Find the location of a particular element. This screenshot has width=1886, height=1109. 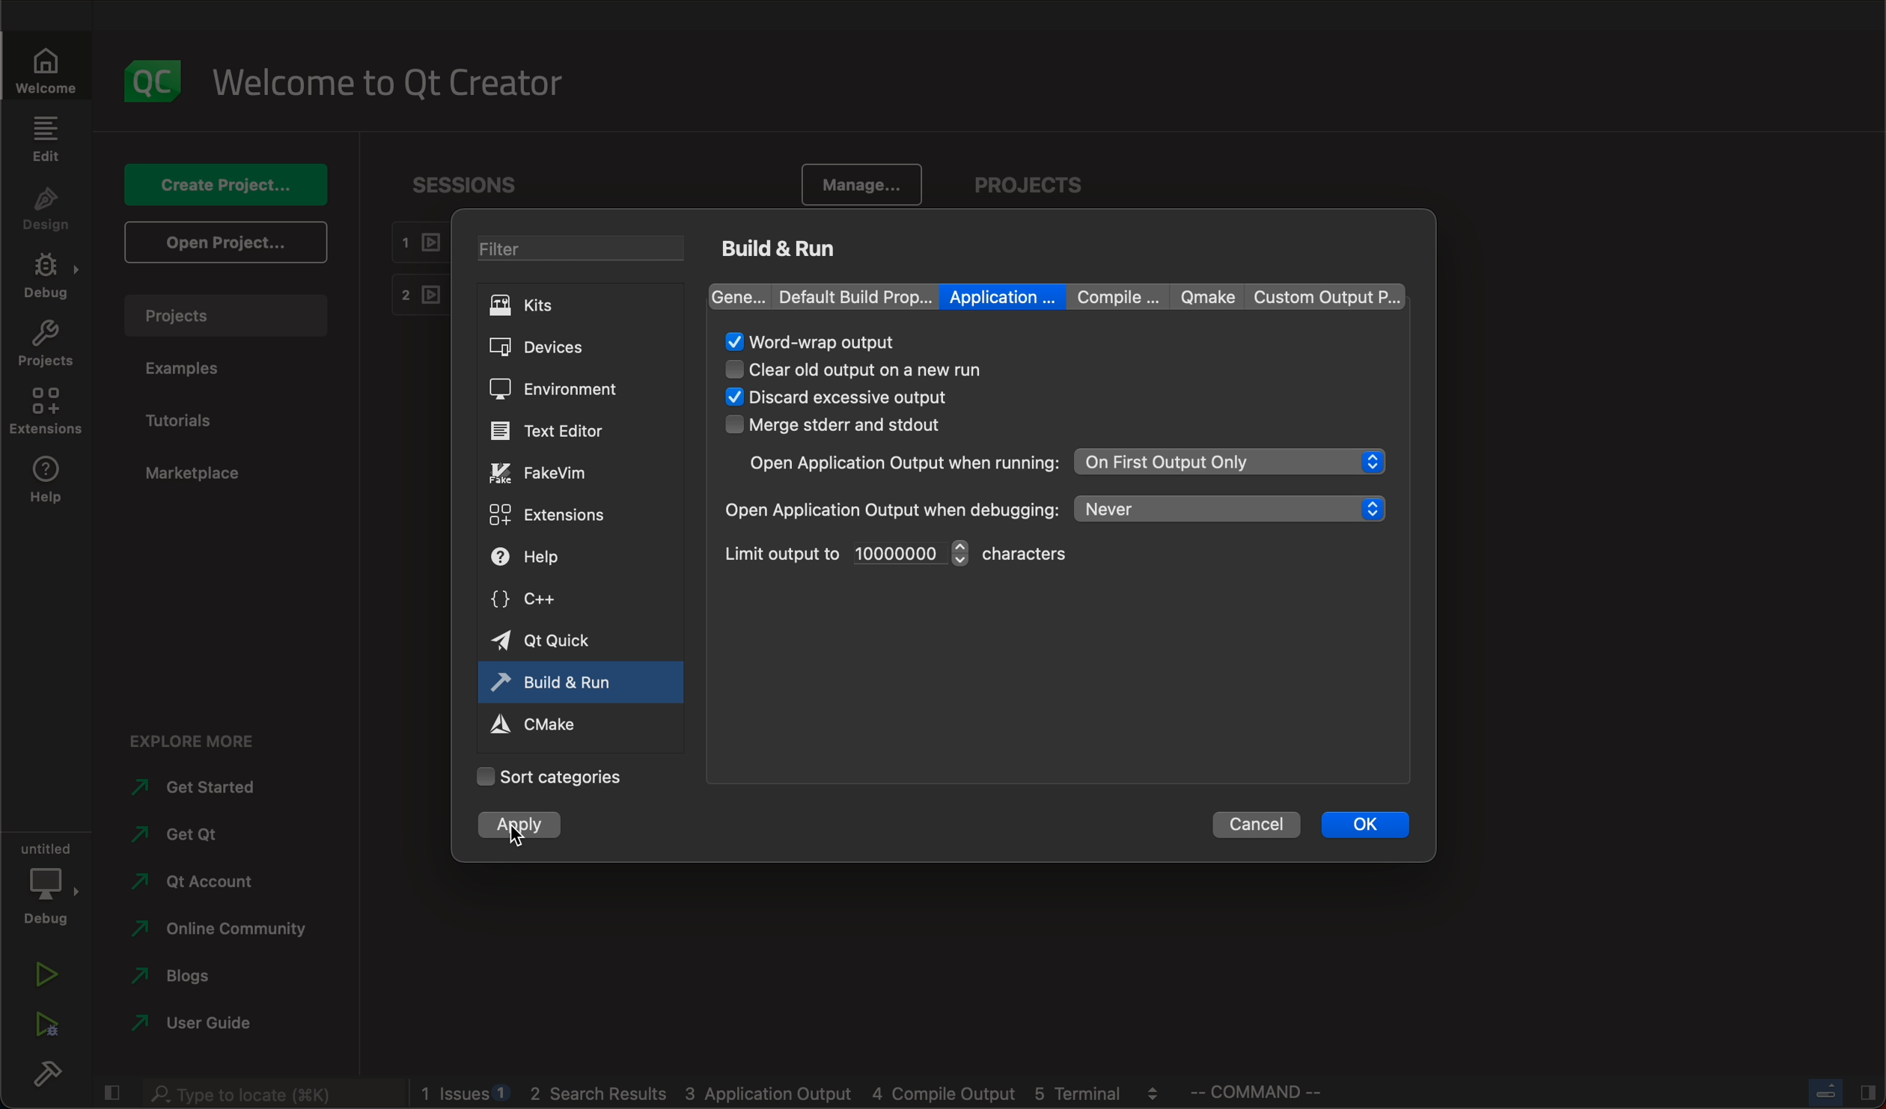

ok is located at coordinates (1364, 824).